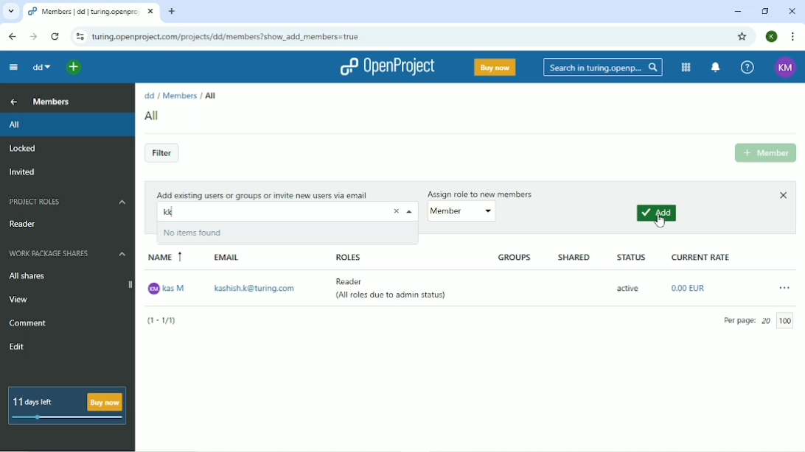 The height and width of the screenshot is (452, 805). Describe the element at coordinates (161, 154) in the screenshot. I see `Filter` at that location.